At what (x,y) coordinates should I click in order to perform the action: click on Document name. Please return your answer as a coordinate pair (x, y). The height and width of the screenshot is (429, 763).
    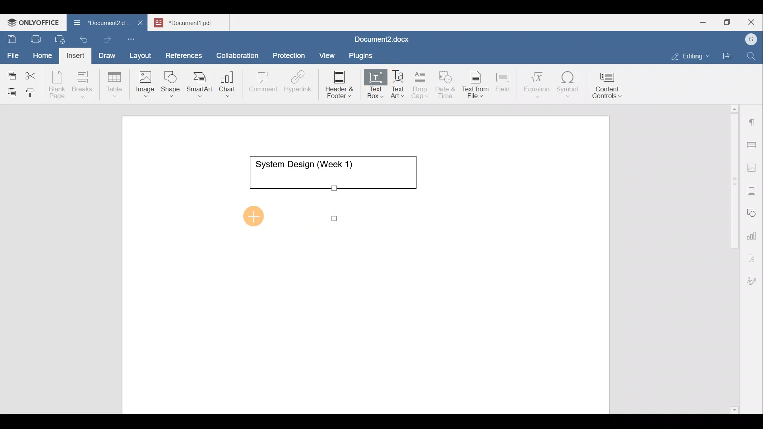
    Looking at the image, I should click on (380, 40).